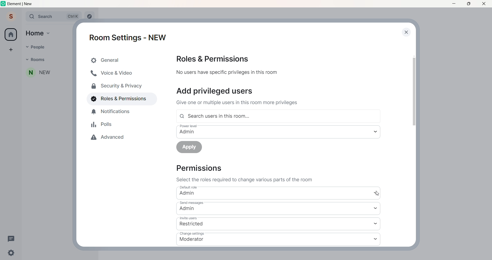  What do you see at coordinates (377, 208) in the screenshot?
I see `send message dropdown` at bounding box center [377, 208].